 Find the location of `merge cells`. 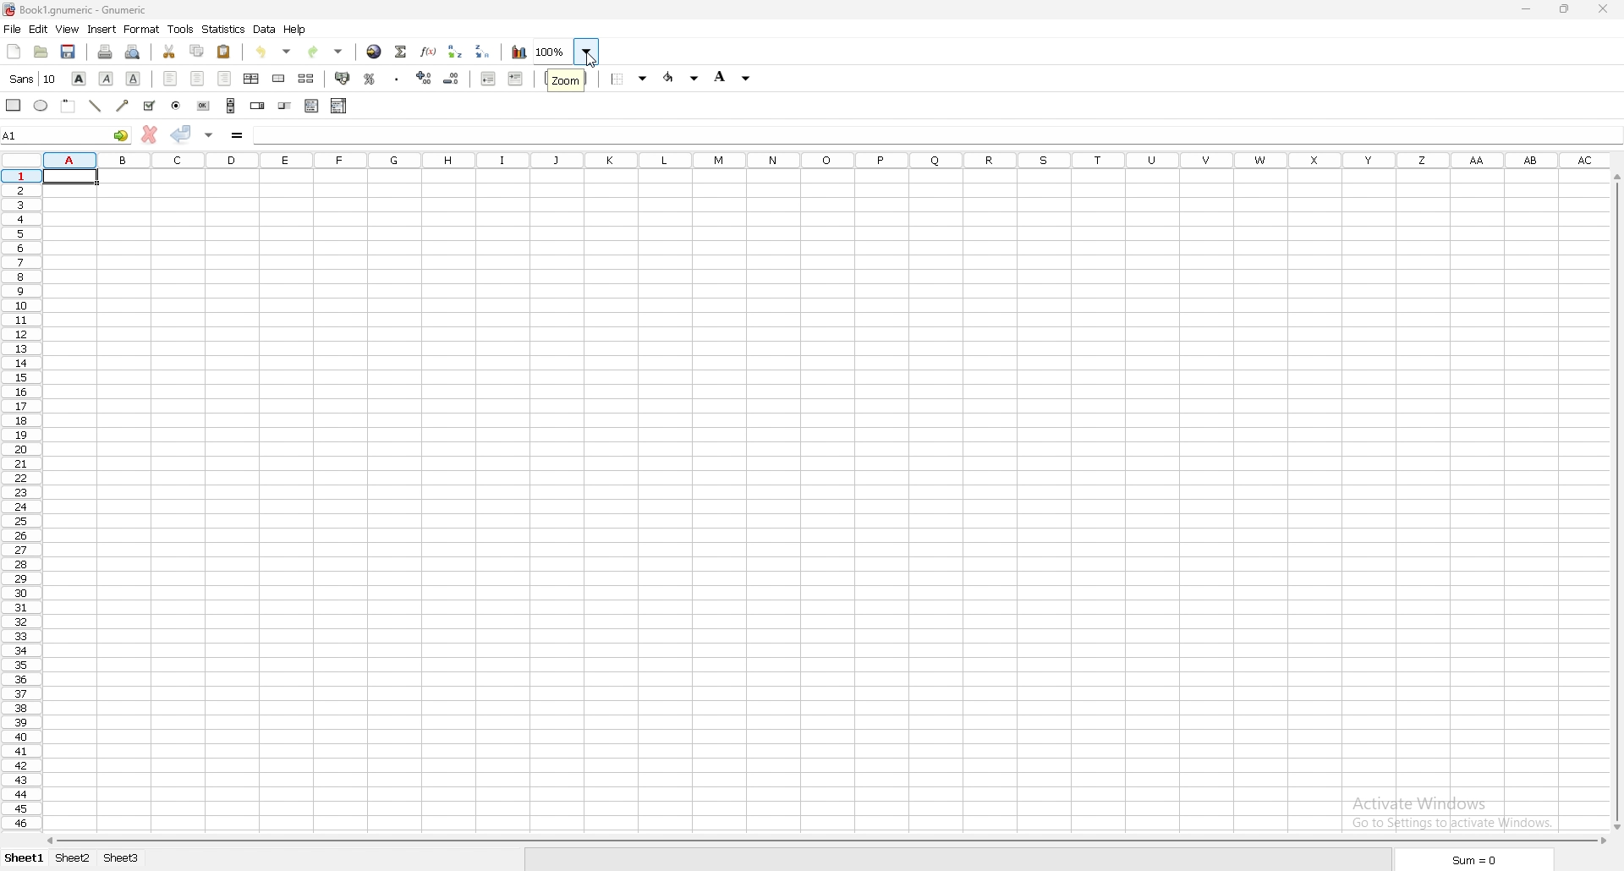

merge cells is located at coordinates (278, 79).